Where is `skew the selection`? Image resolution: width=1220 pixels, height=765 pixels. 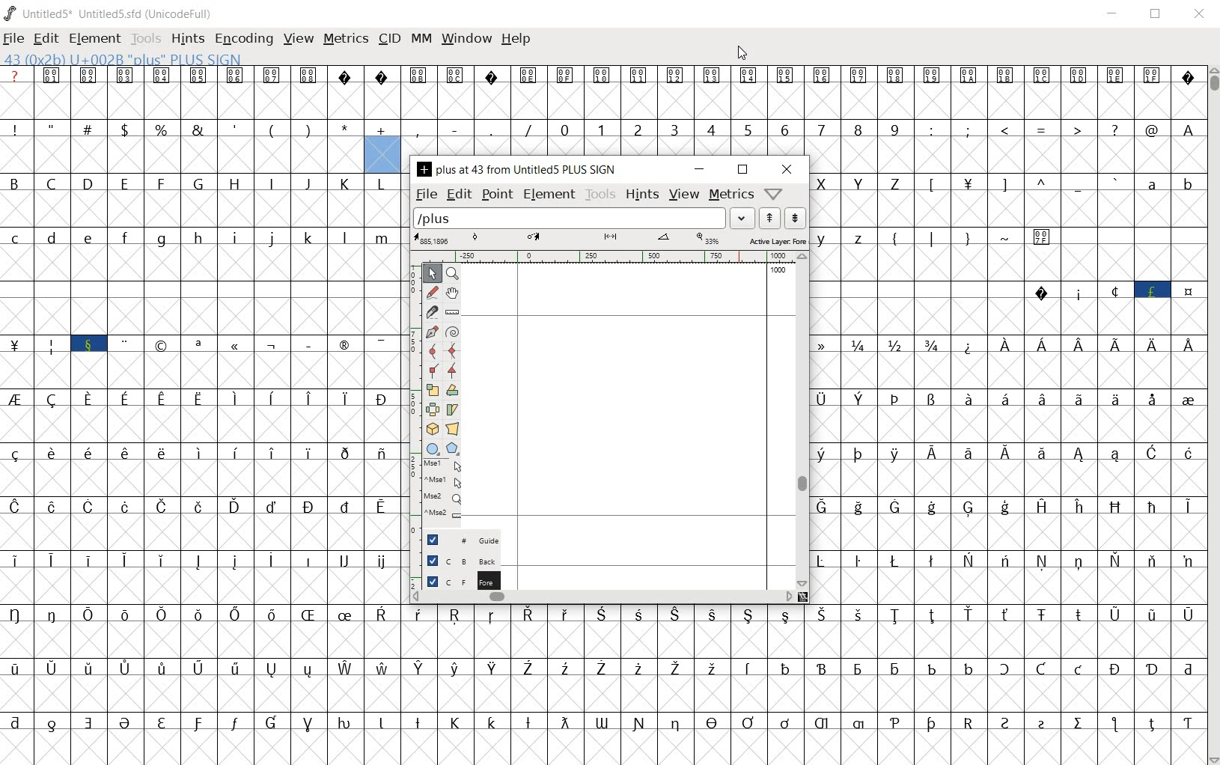
skew the selection is located at coordinates (453, 409).